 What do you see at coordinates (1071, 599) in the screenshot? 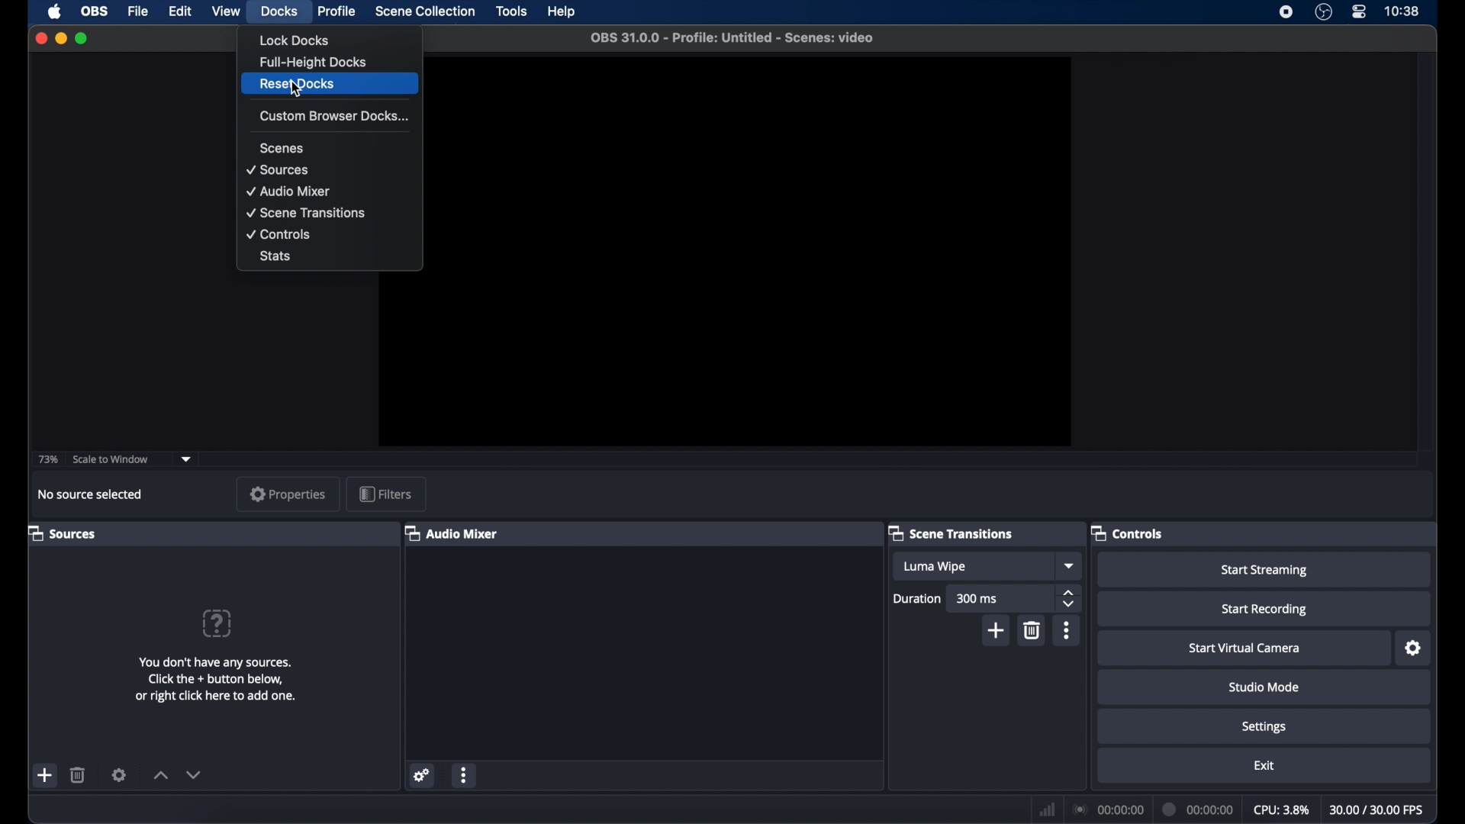
I see `stepper buttons` at bounding box center [1071, 599].